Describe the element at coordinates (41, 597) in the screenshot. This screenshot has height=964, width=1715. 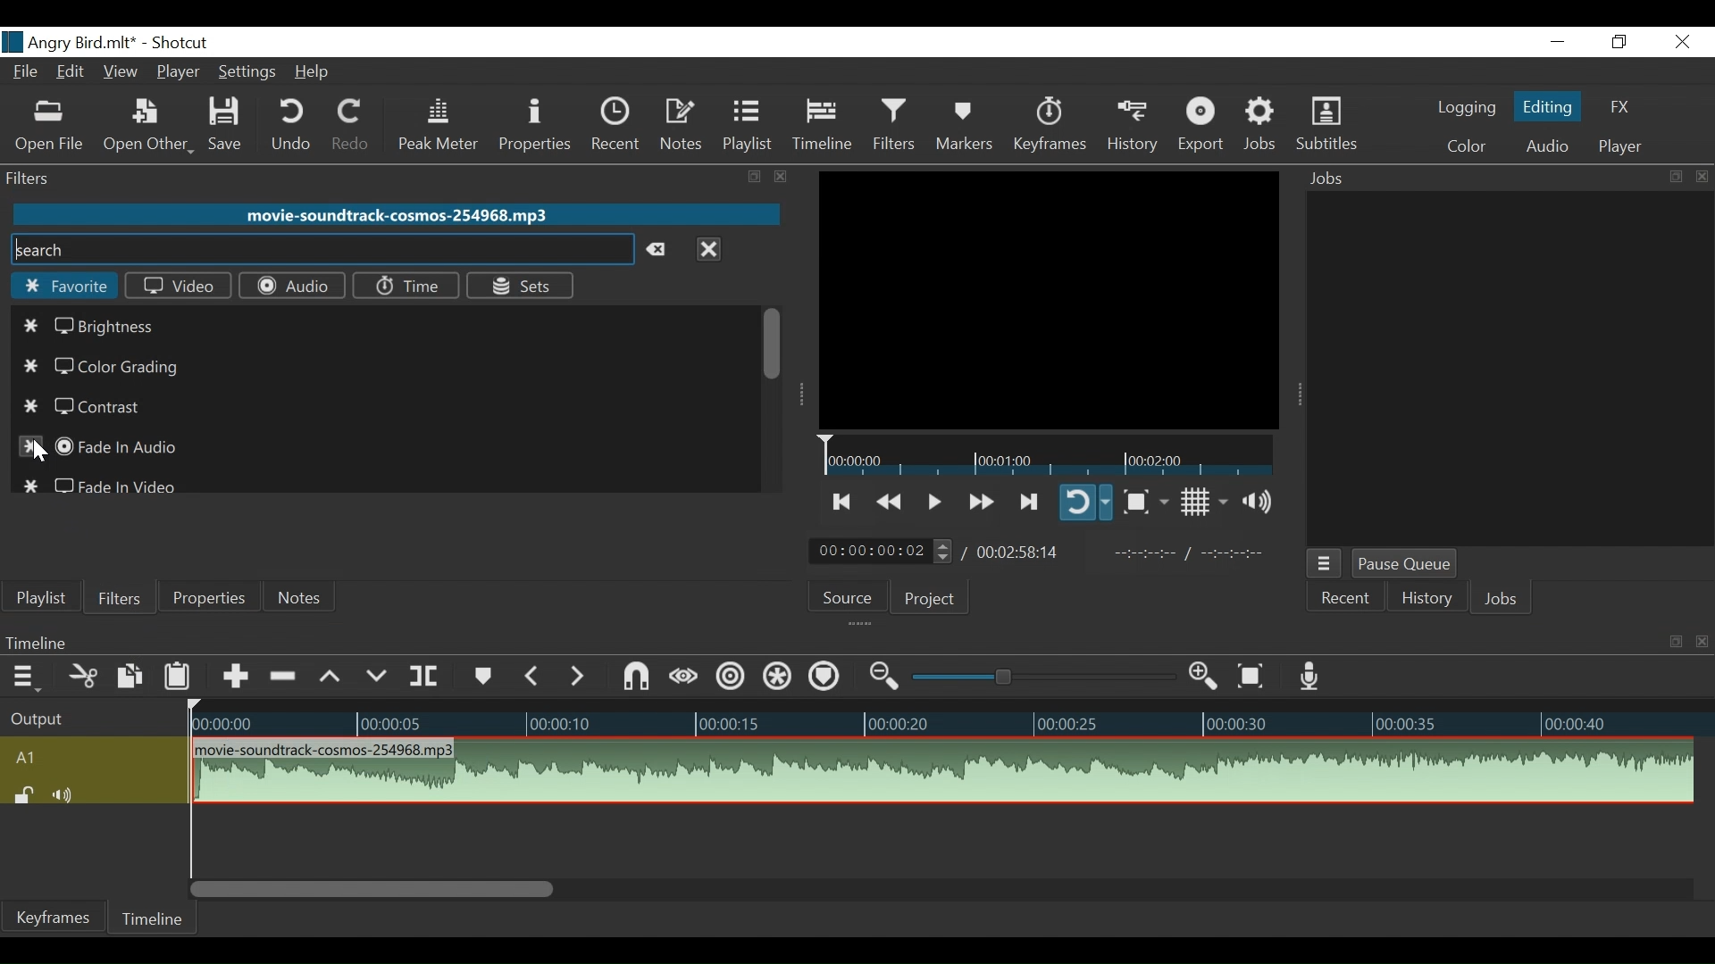
I see `Playlist menu` at that location.